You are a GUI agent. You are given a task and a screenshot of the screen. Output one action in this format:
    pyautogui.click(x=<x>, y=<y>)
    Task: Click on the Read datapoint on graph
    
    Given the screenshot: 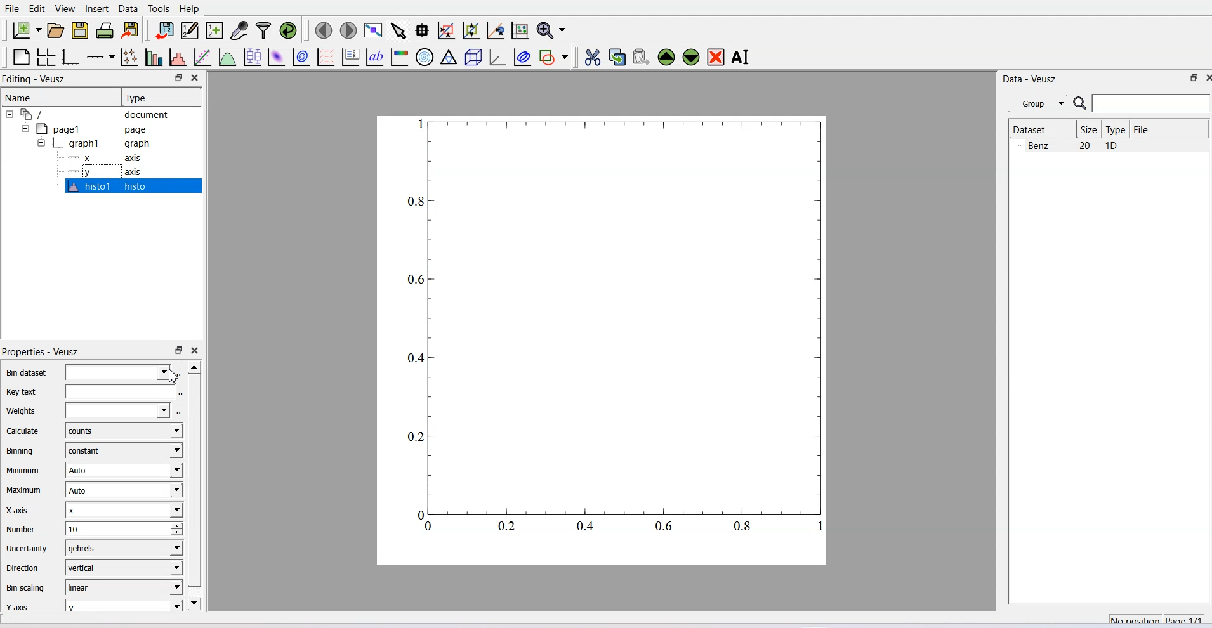 What is the action you would take?
    pyautogui.click(x=423, y=30)
    